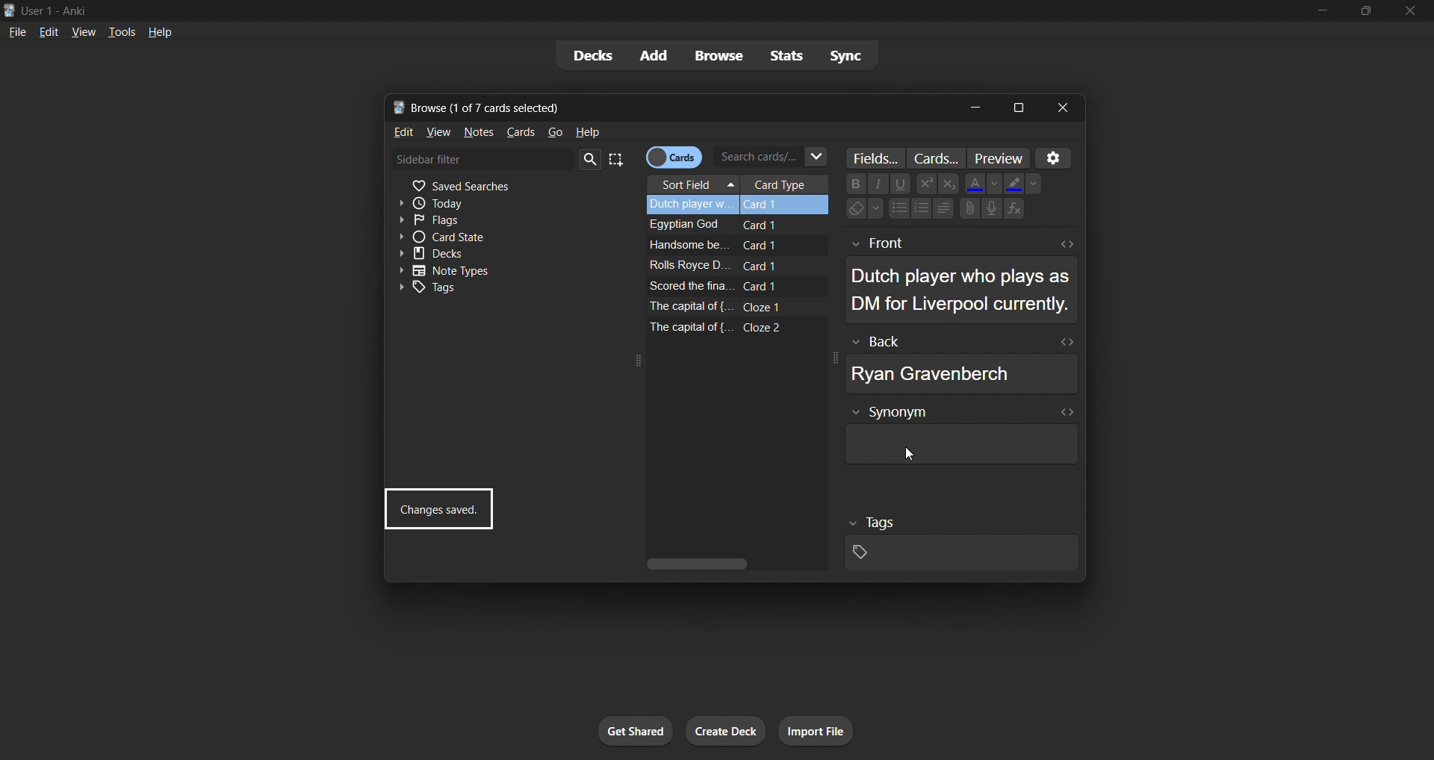 Image resolution: width=1434 pixels, height=760 pixels. What do you see at coordinates (1012, 184) in the screenshot?
I see `Fill color` at bounding box center [1012, 184].